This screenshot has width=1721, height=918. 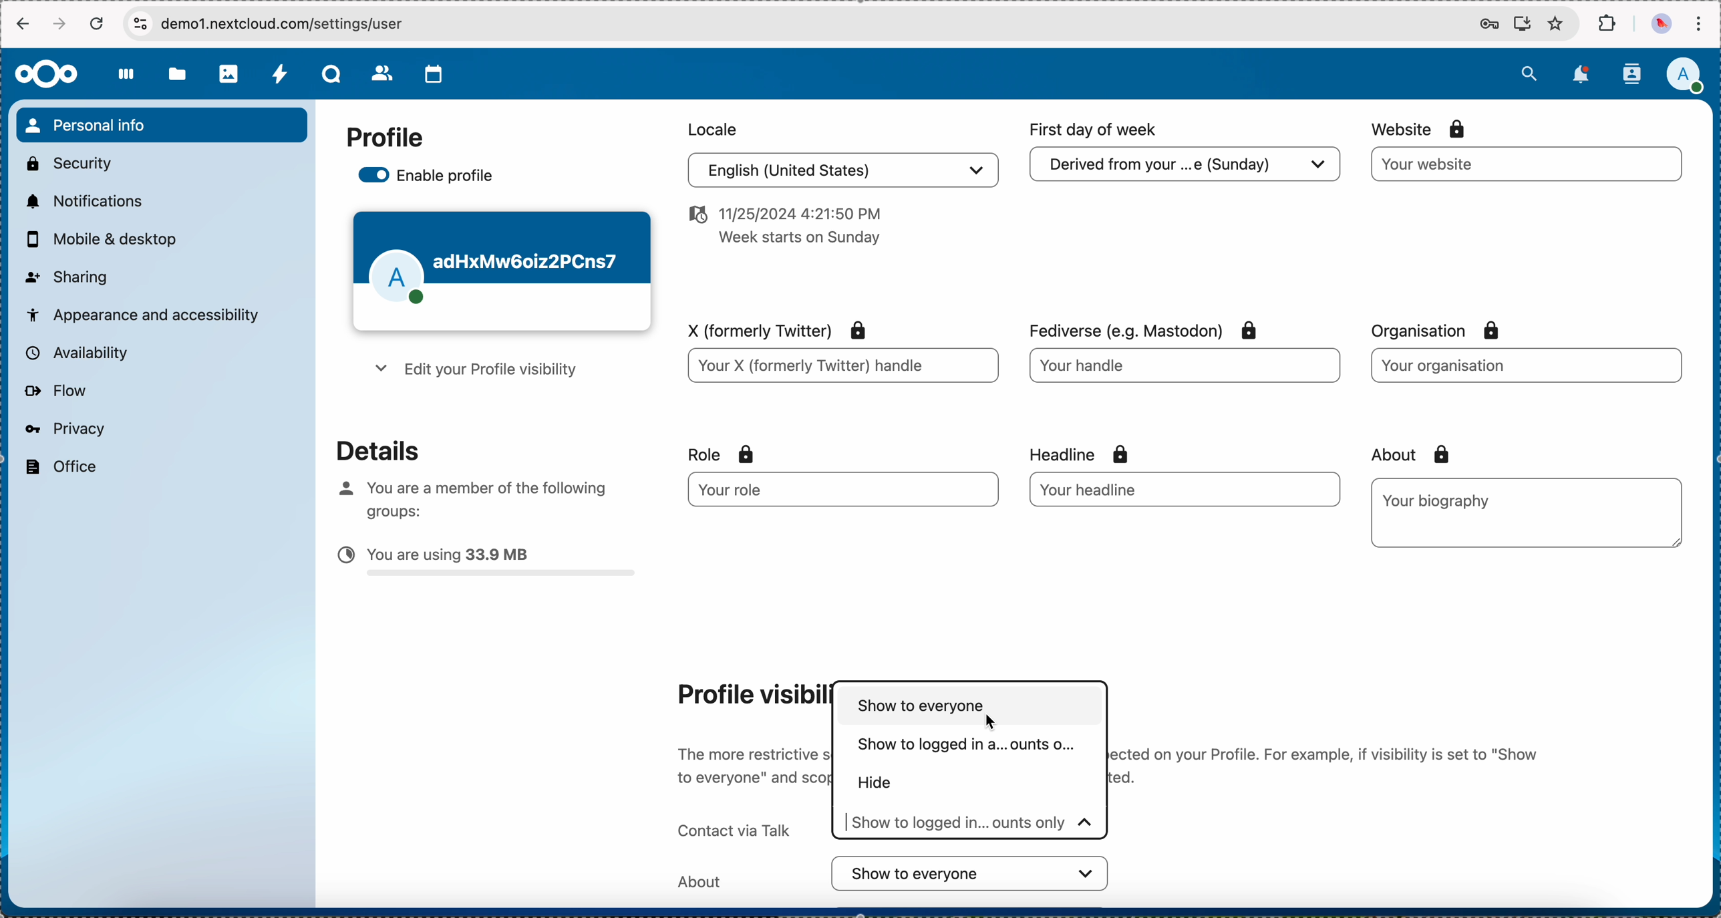 What do you see at coordinates (971, 823) in the screenshot?
I see `click on contact via Talk options` at bounding box center [971, 823].